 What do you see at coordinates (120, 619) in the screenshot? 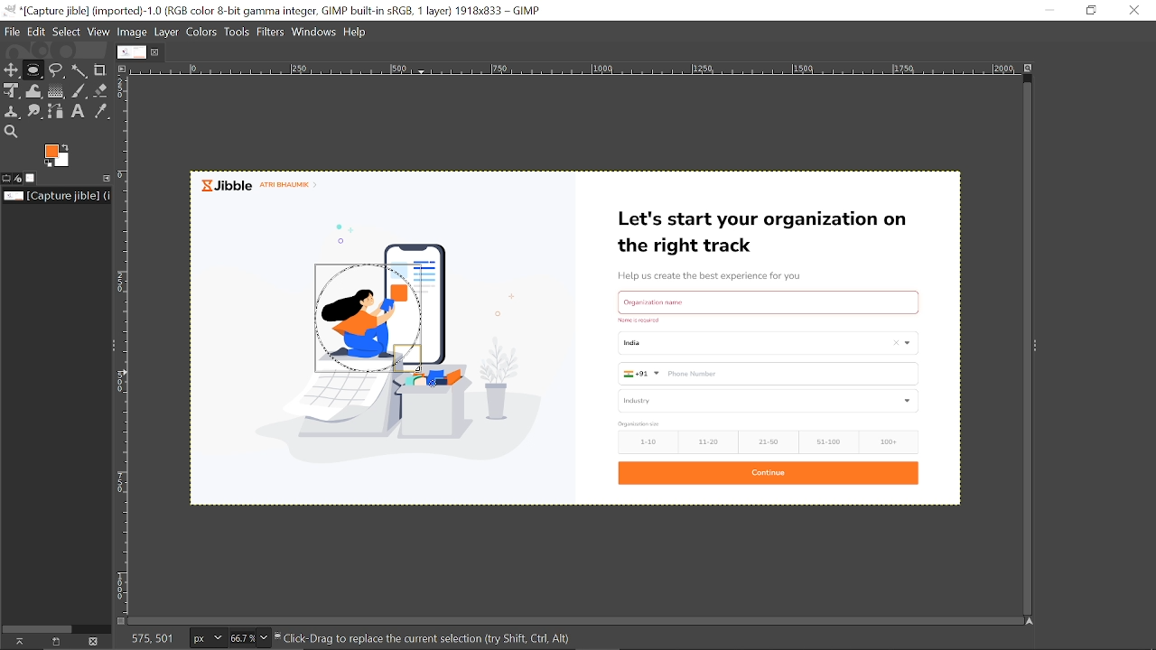
I see `Toggle quick mask on/off` at bounding box center [120, 619].